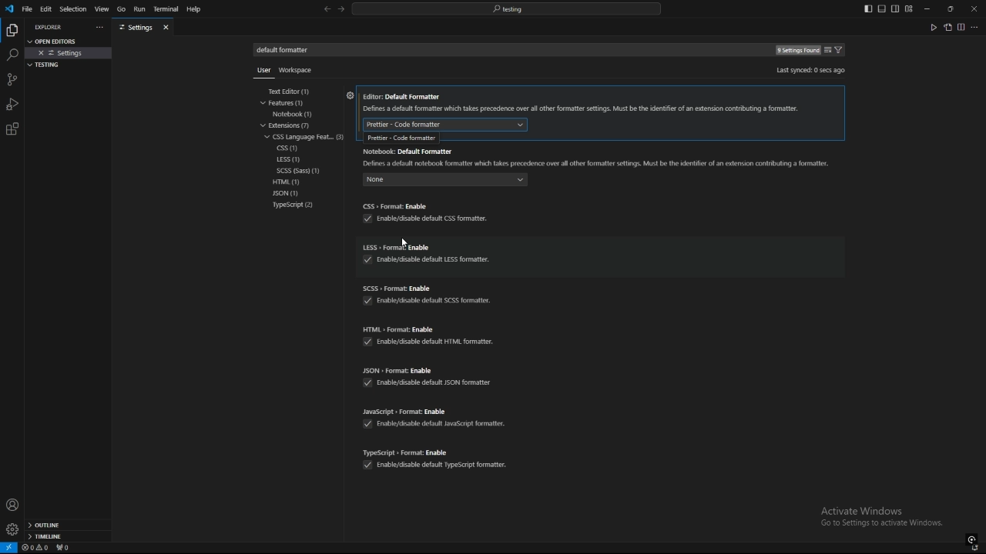  Describe the element at coordinates (198, 9) in the screenshot. I see `help` at that location.